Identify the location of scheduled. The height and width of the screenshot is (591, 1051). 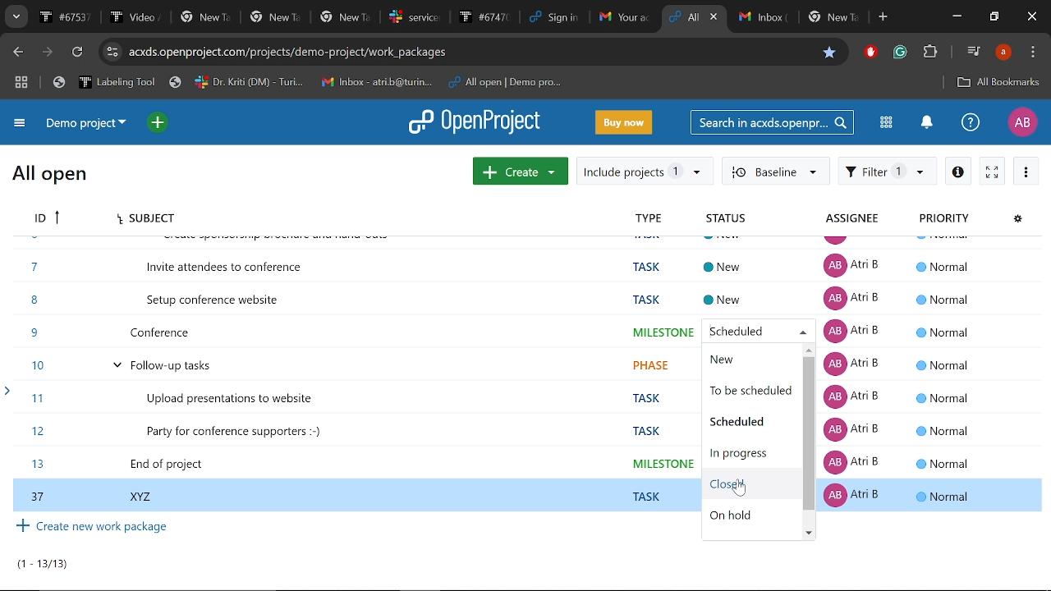
(736, 329).